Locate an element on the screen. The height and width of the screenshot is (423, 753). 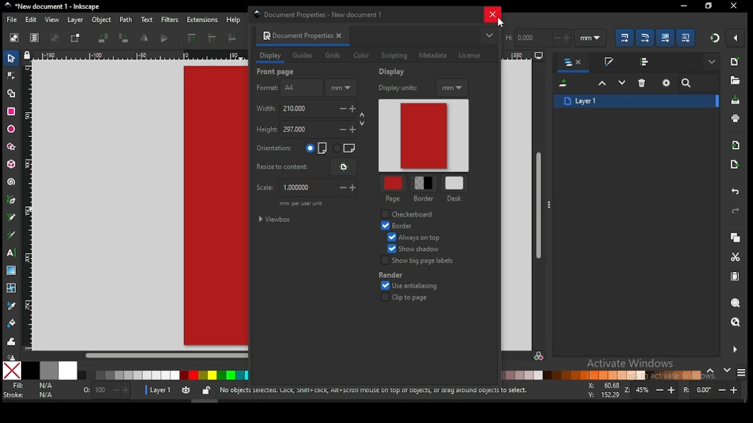
mm per user unit is located at coordinates (301, 204).